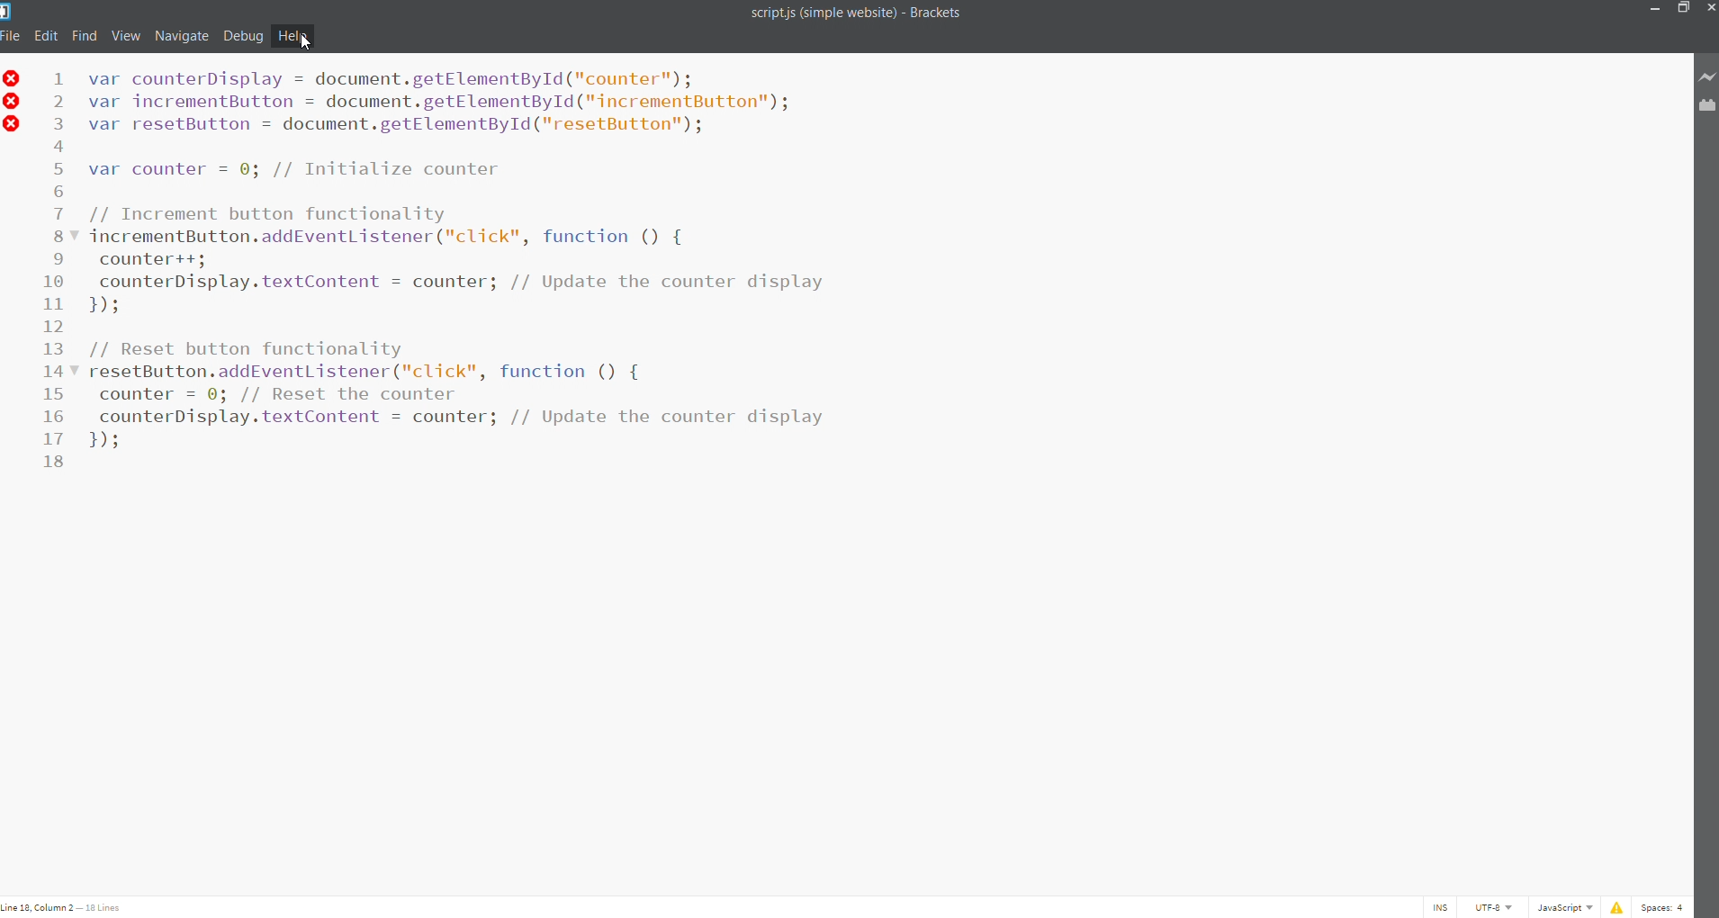  What do you see at coordinates (1708, 8) in the screenshot?
I see `close` at bounding box center [1708, 8].